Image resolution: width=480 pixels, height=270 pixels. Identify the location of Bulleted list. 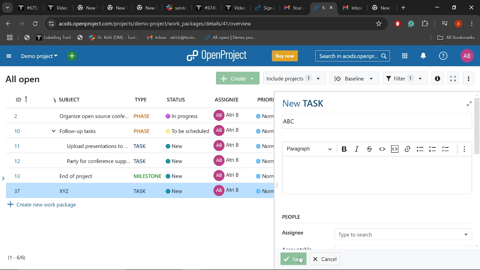
(419, 149).